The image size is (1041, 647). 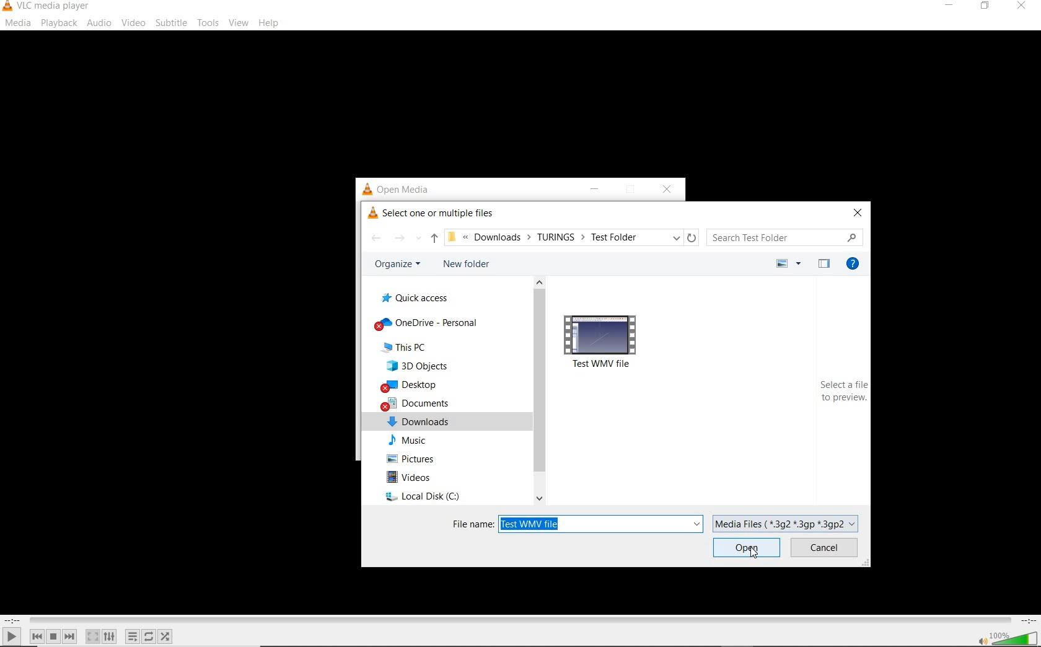 What do you see at coordinates (397, 263) in the screenshot?
I see `organize` at bounding box center [397, 263].